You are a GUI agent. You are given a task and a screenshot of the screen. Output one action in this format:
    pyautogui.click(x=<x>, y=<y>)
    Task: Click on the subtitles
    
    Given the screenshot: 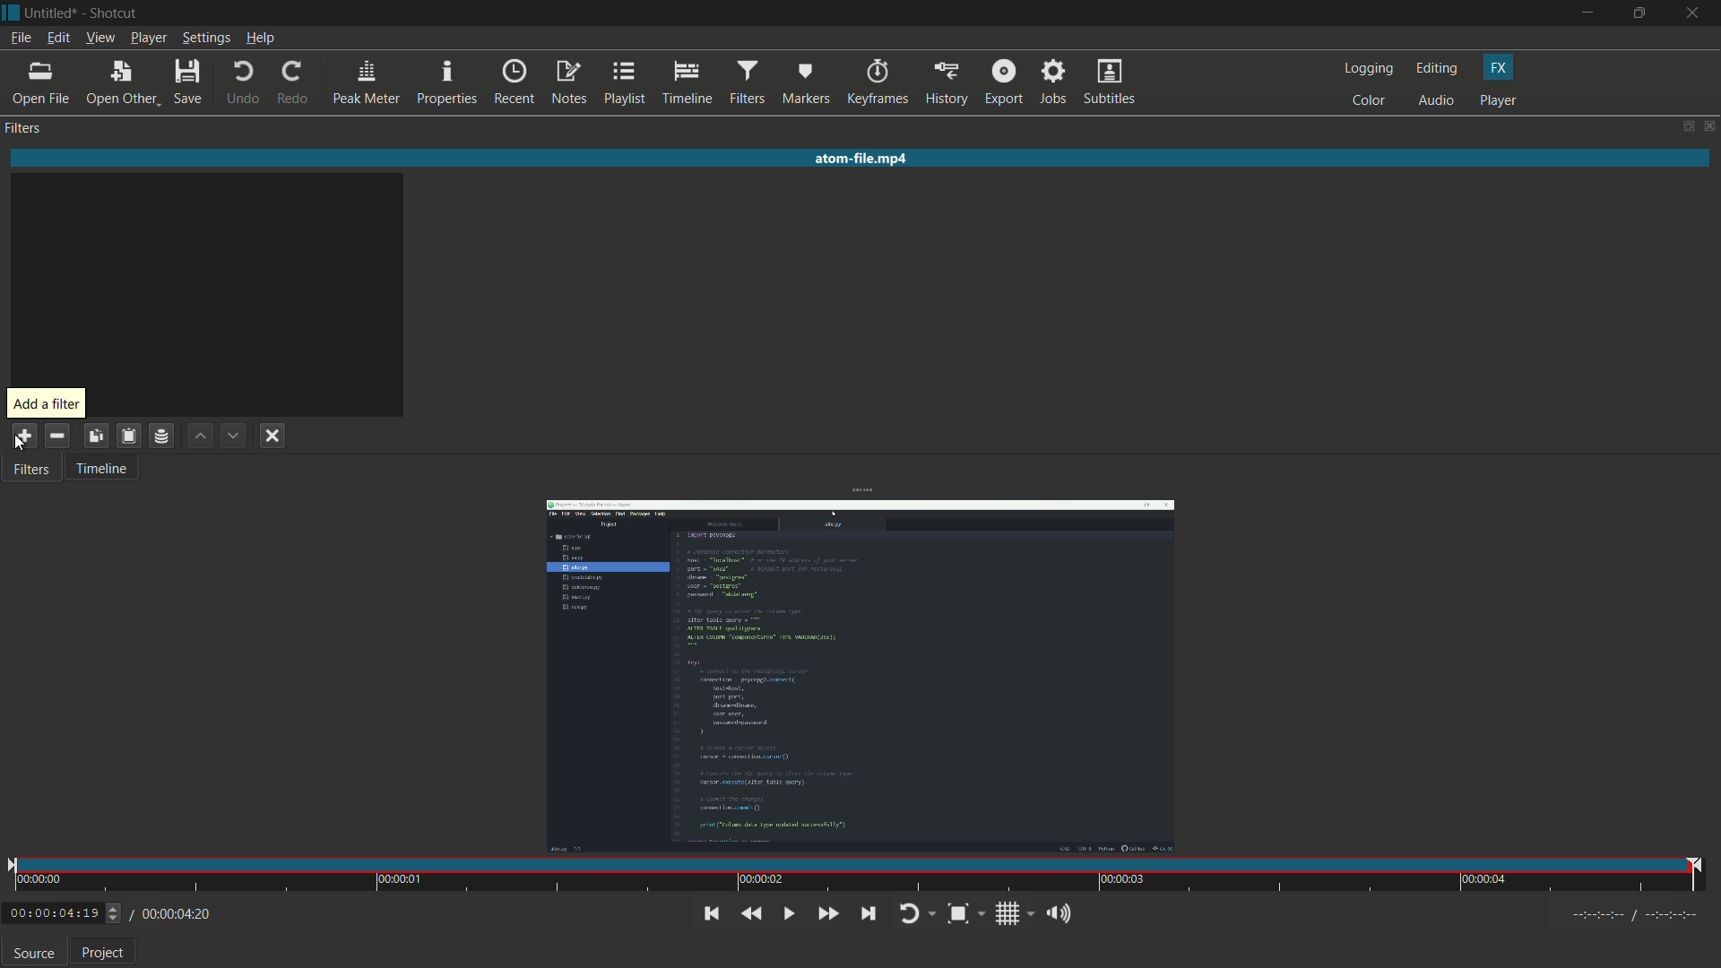 What is the action you would take?
    pyautogui.click(x=1109, y=83)
    